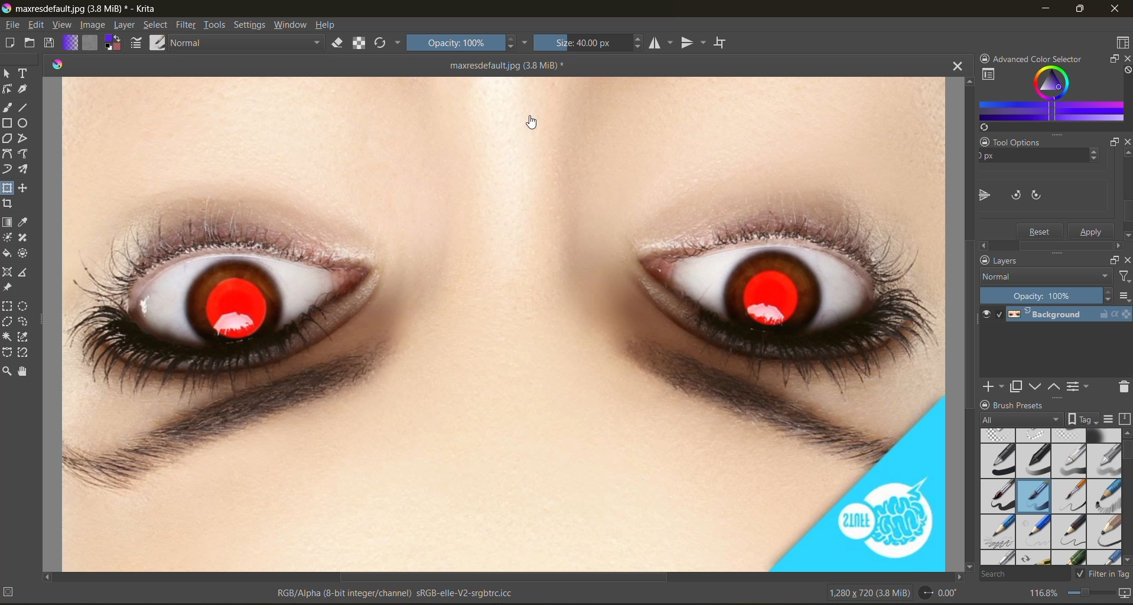  What do you see at coordinates (1122, 275) in the screenshot?
I see `filter` at bounding box center [1122, 275].